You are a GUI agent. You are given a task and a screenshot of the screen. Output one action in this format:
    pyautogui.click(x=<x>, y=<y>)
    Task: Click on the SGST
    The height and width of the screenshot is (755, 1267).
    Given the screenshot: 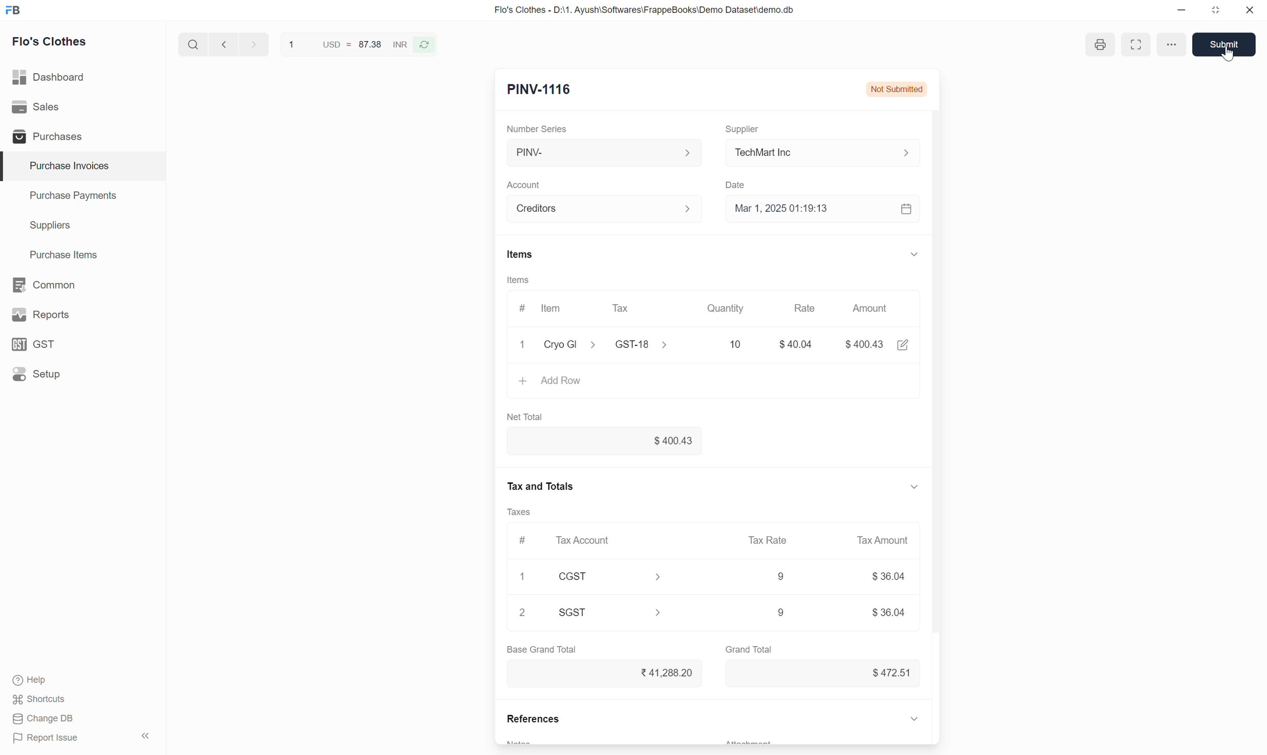 What is the action you would take?
    pyautogui.click(x=617, y=612)
    